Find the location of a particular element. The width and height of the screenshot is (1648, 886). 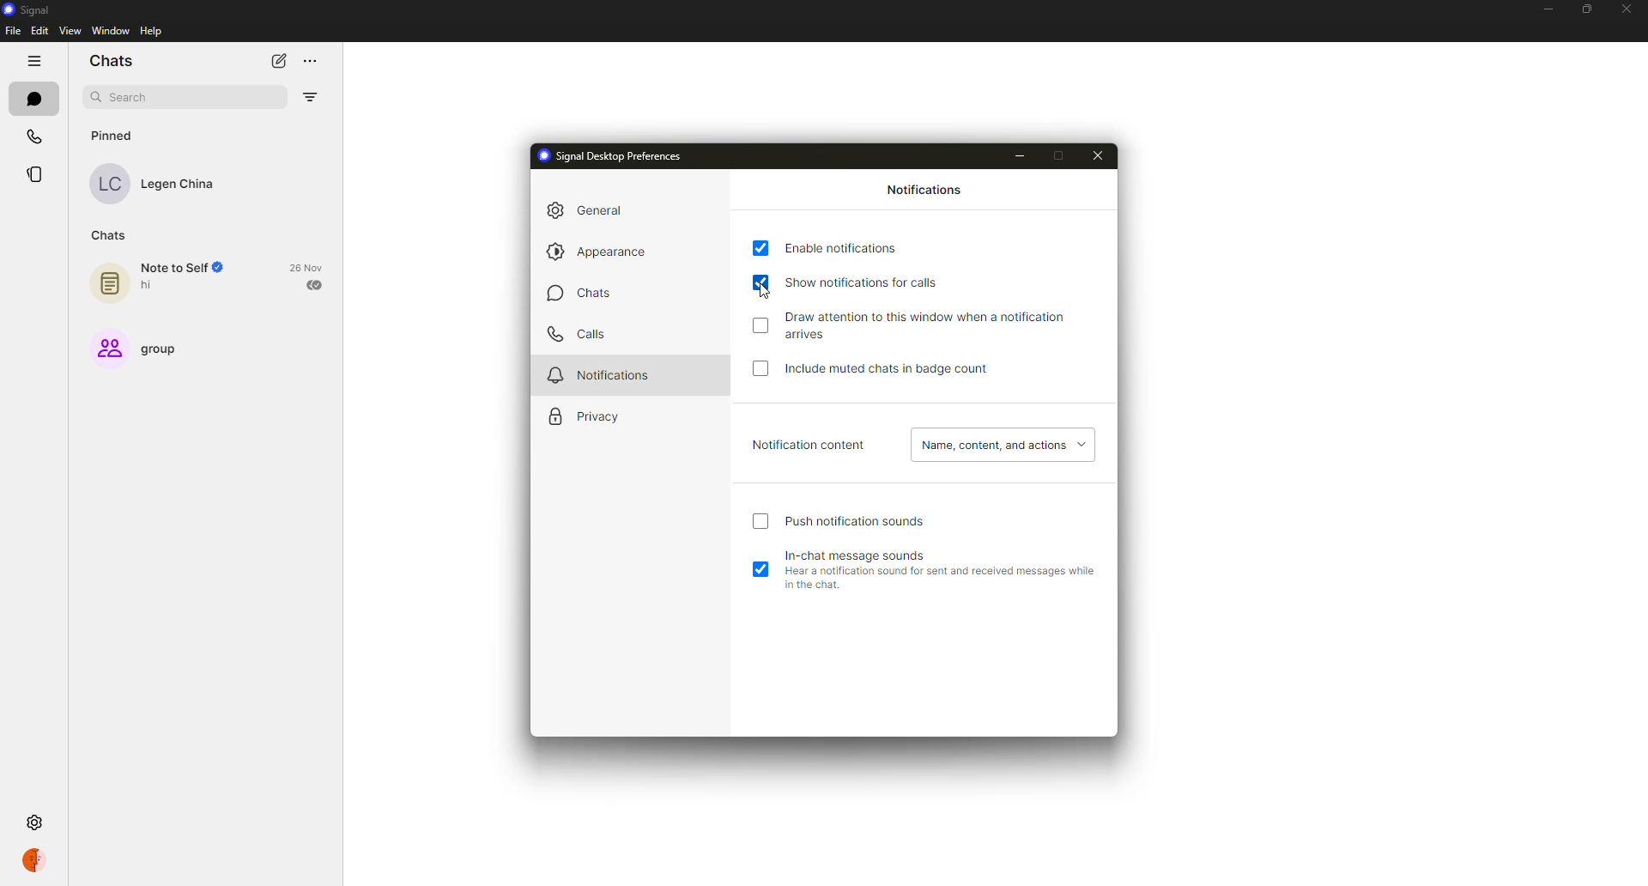

notifications is located at coordinates (598, 377).